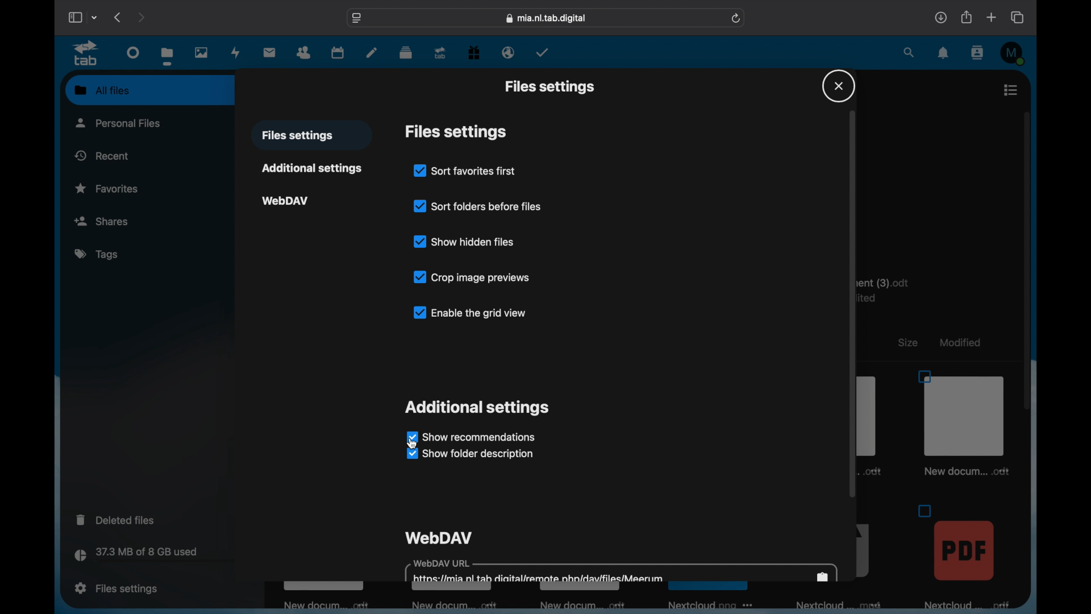  I want to click on tab, so click(440, 53).